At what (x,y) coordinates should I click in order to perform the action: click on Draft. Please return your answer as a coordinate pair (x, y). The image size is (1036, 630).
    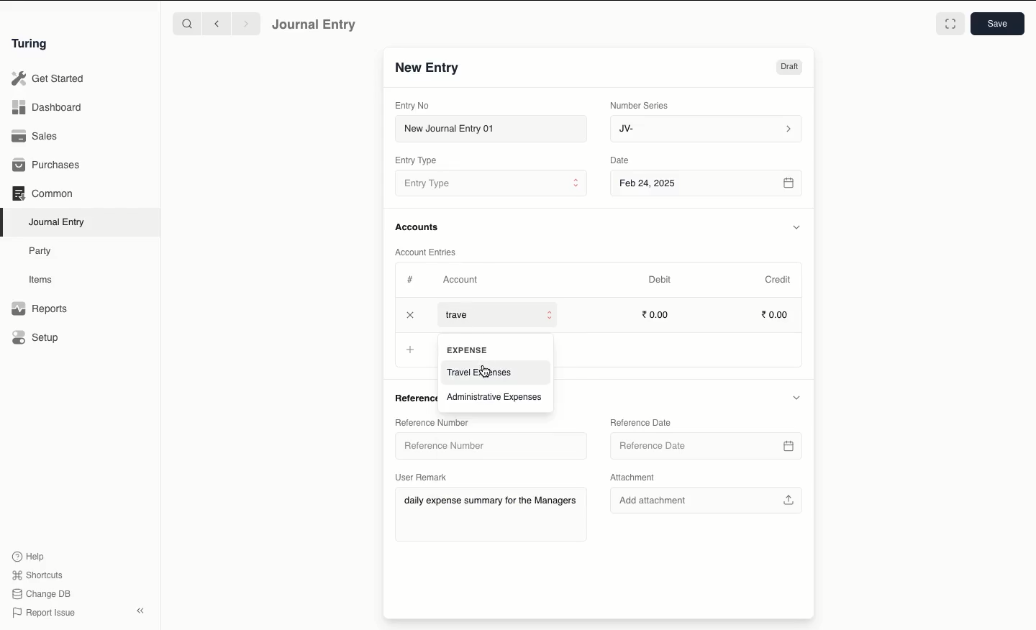
    Looking at the image, I should click on (789, 67).